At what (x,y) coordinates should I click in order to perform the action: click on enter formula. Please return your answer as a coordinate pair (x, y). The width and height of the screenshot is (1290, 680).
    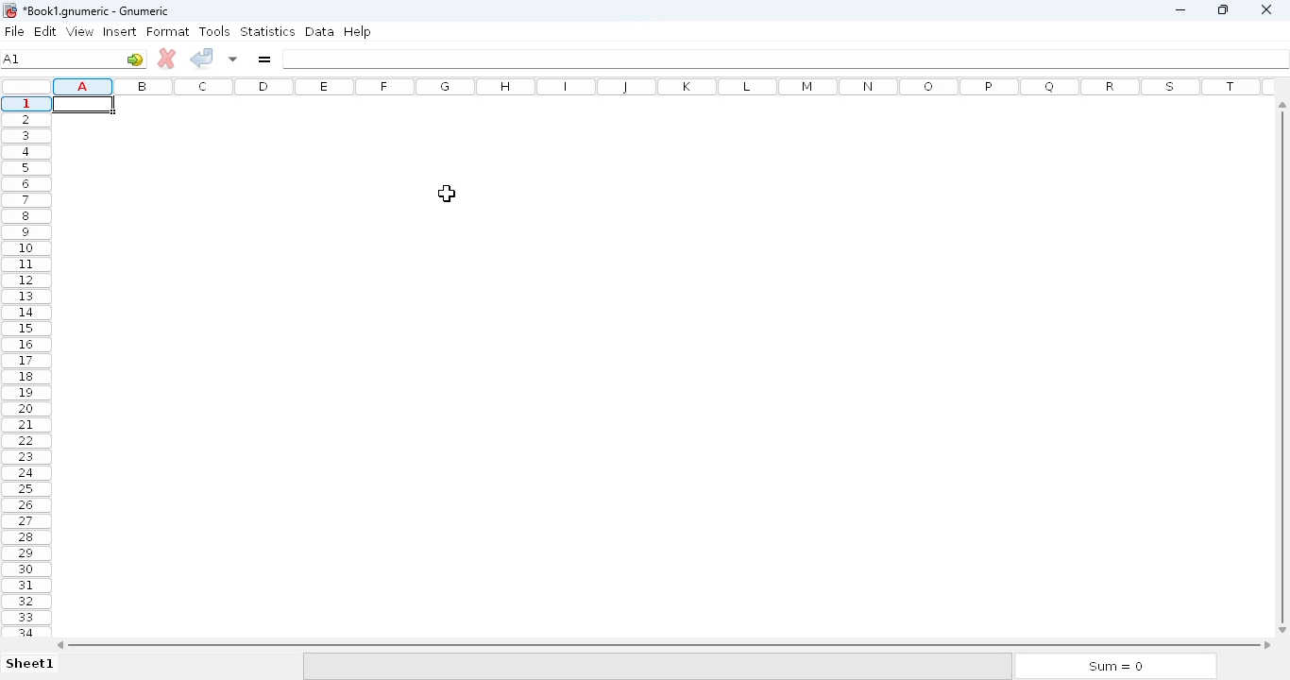
    Looking at the image, I should click on (263, 59).